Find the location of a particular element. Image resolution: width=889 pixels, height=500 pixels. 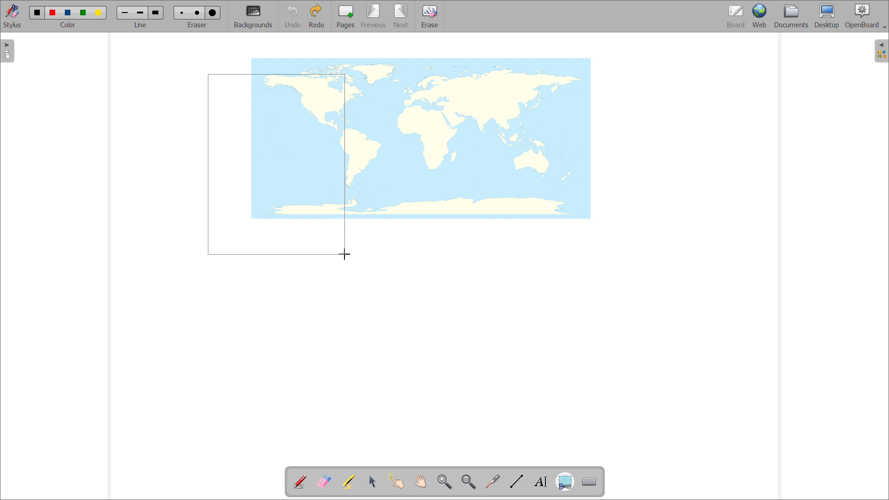

virtual keyboard is located at coordinates (589, 482).